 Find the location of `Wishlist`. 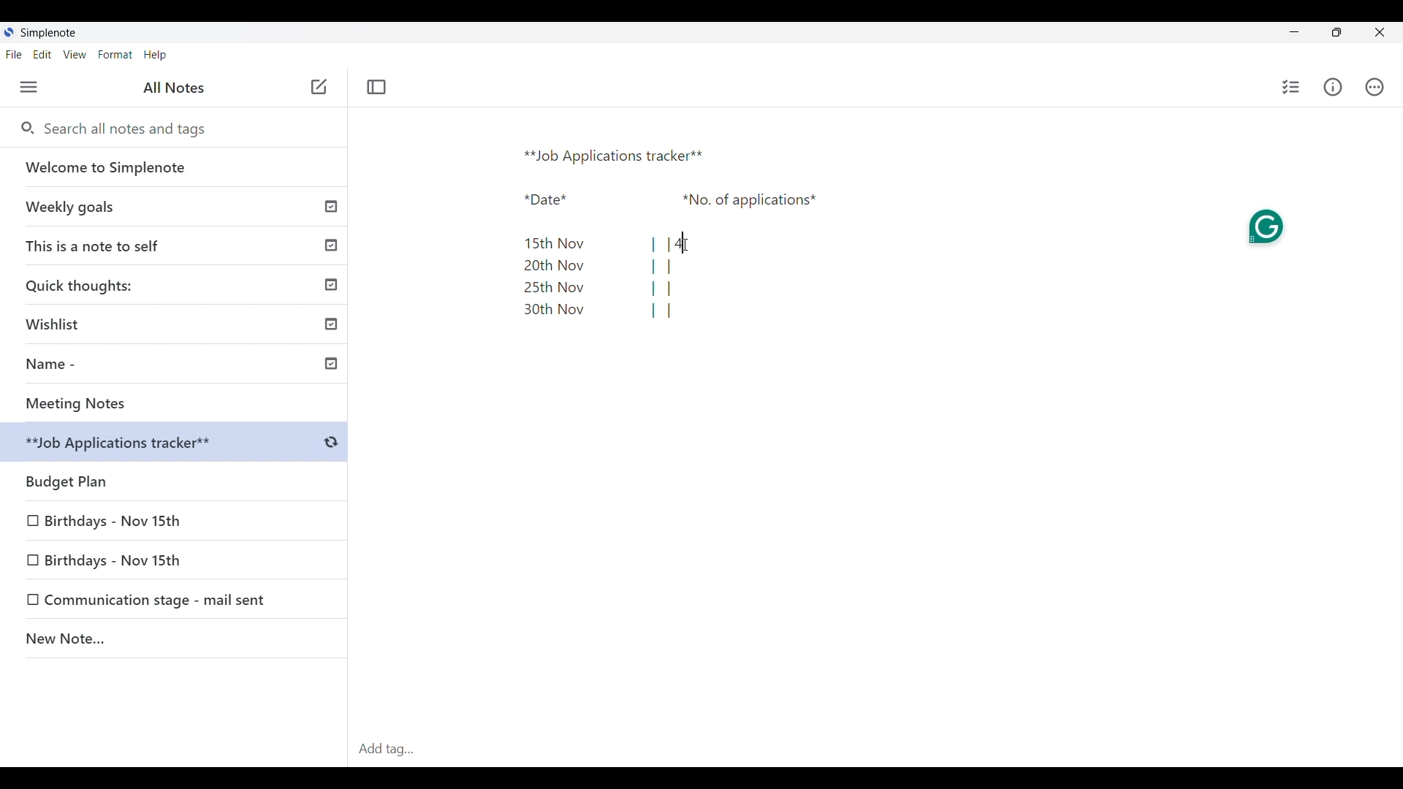

Wishlist is located at coordinates (179, 321).